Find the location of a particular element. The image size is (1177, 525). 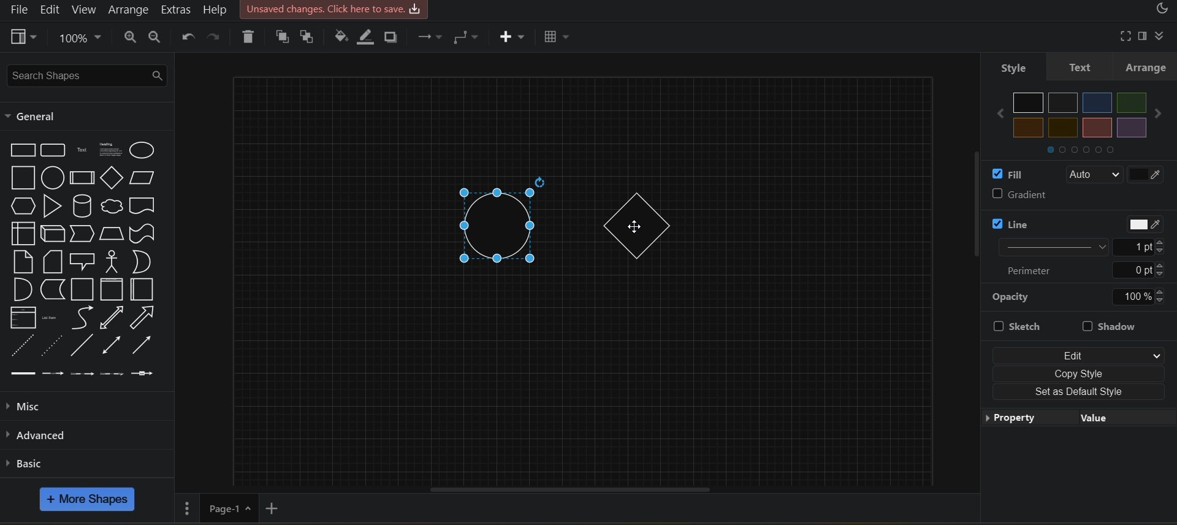

Curve is located at coordinates (82, 318).